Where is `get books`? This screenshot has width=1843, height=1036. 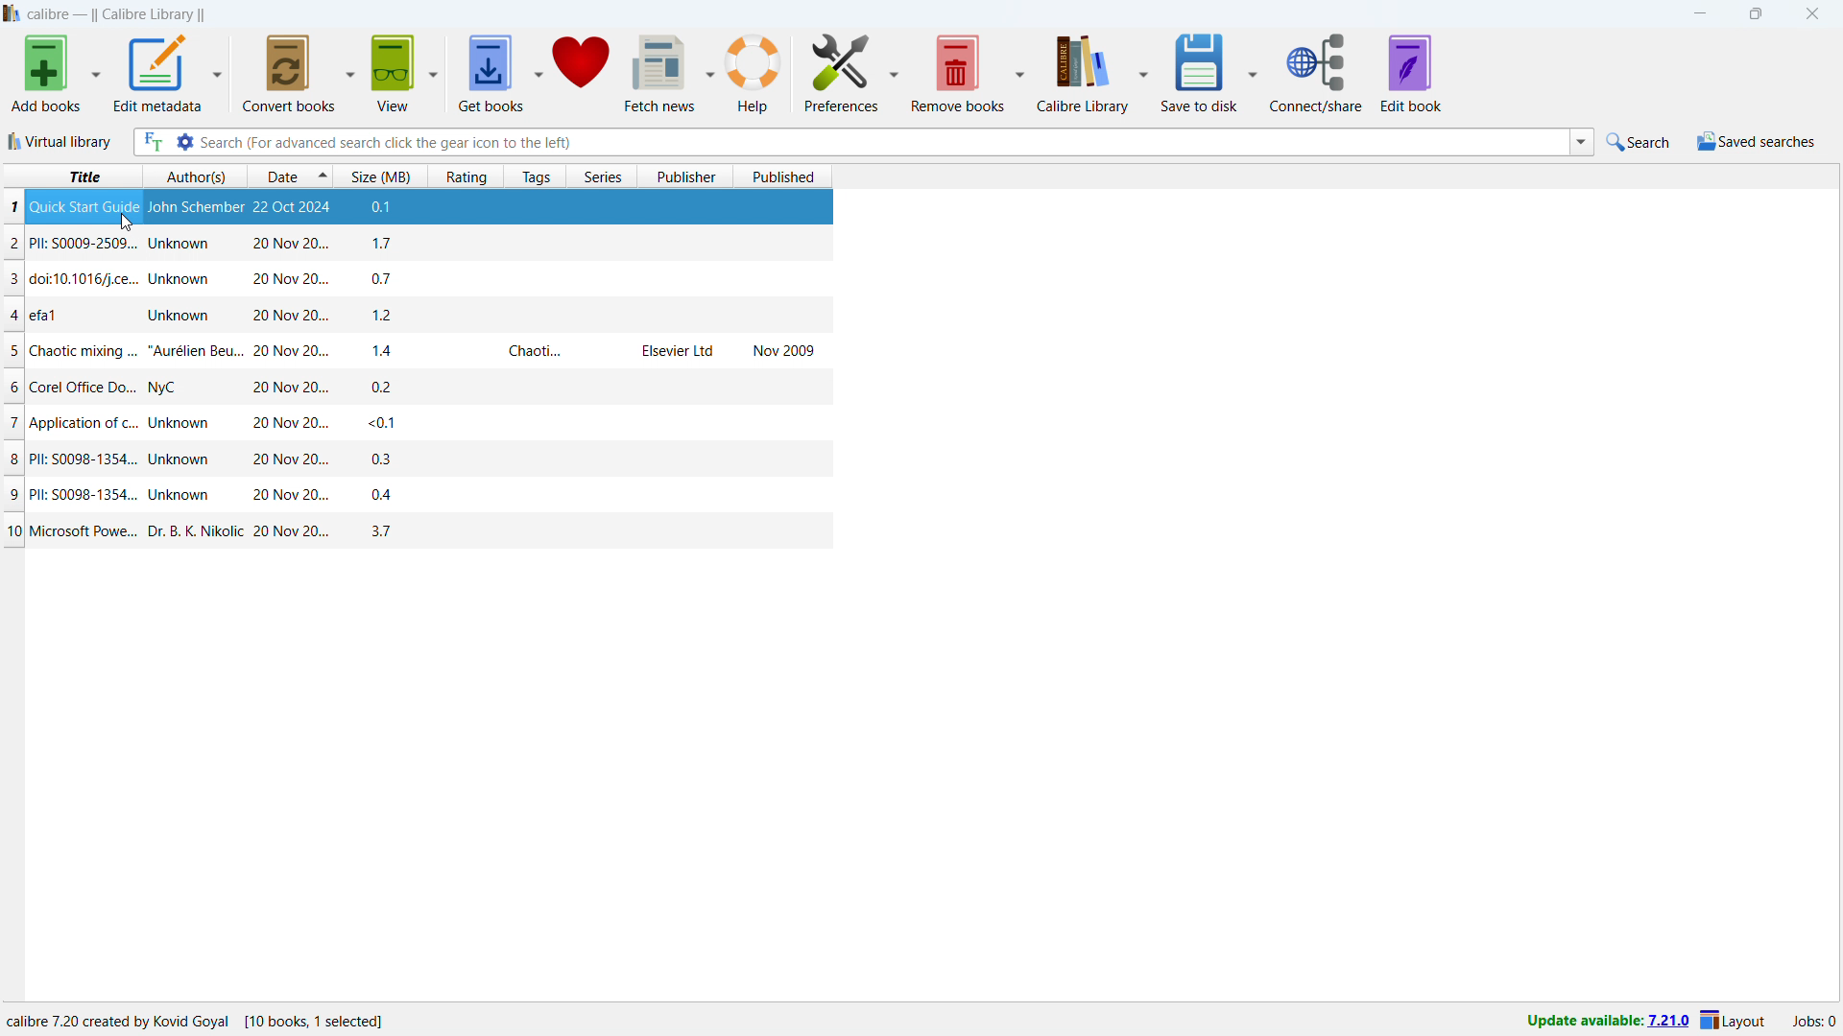
get books is located at coordinates (491, 72).